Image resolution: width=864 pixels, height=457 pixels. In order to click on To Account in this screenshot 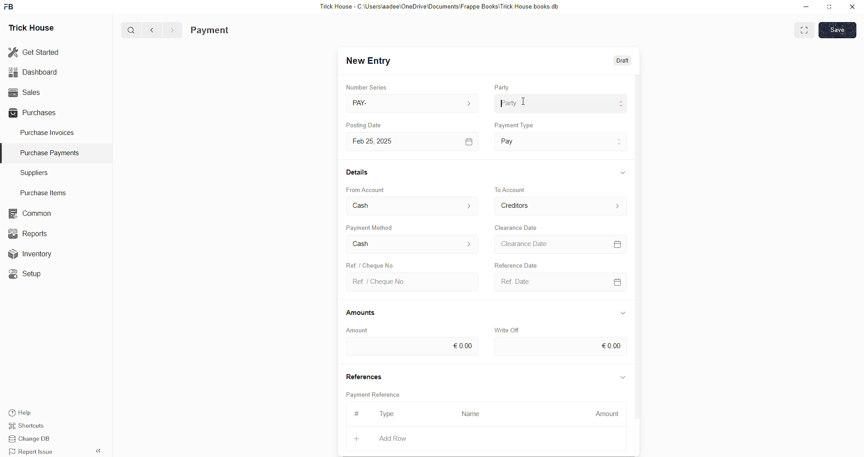, I will do `click(518, 205)`.